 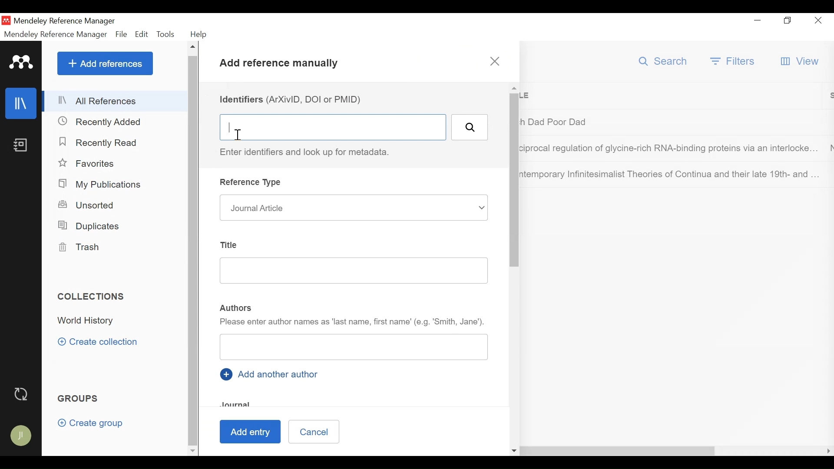 What do you see at coordinates (166, 33) in the screenshot?
I see `Tools` at bounding box center [166, 33].